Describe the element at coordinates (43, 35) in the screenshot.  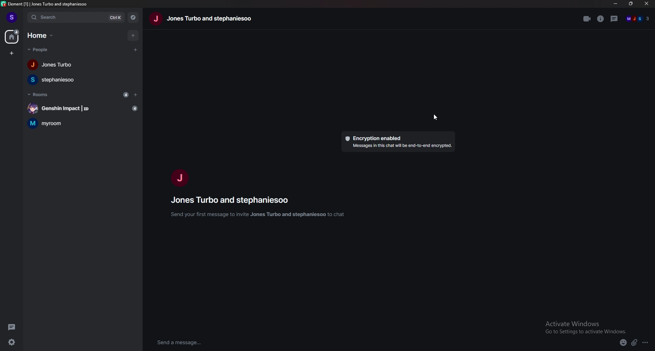
I see `home` at that location.